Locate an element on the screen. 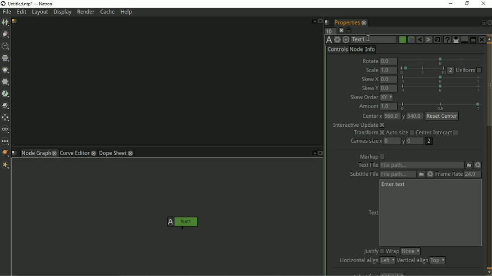 The image size is (492, 276). Skew Order is located at coordinates (364, 97).